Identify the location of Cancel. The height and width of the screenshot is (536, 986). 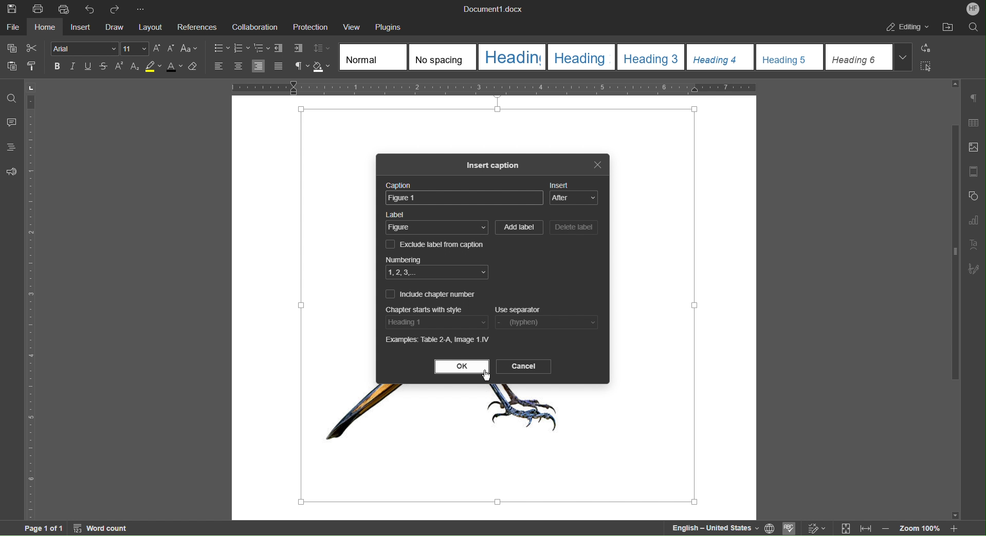
(523, 367).